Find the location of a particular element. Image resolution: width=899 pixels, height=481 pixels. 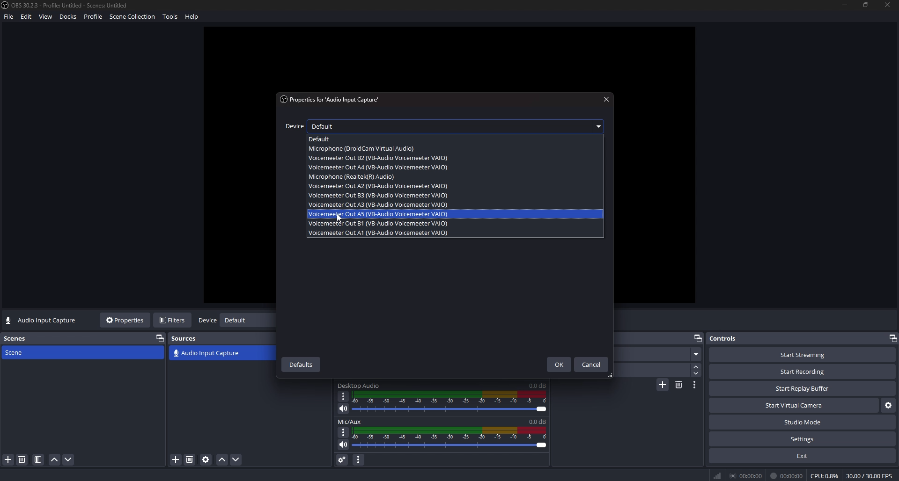

voicemeeter out a4 is located at coordinates (379, 168).